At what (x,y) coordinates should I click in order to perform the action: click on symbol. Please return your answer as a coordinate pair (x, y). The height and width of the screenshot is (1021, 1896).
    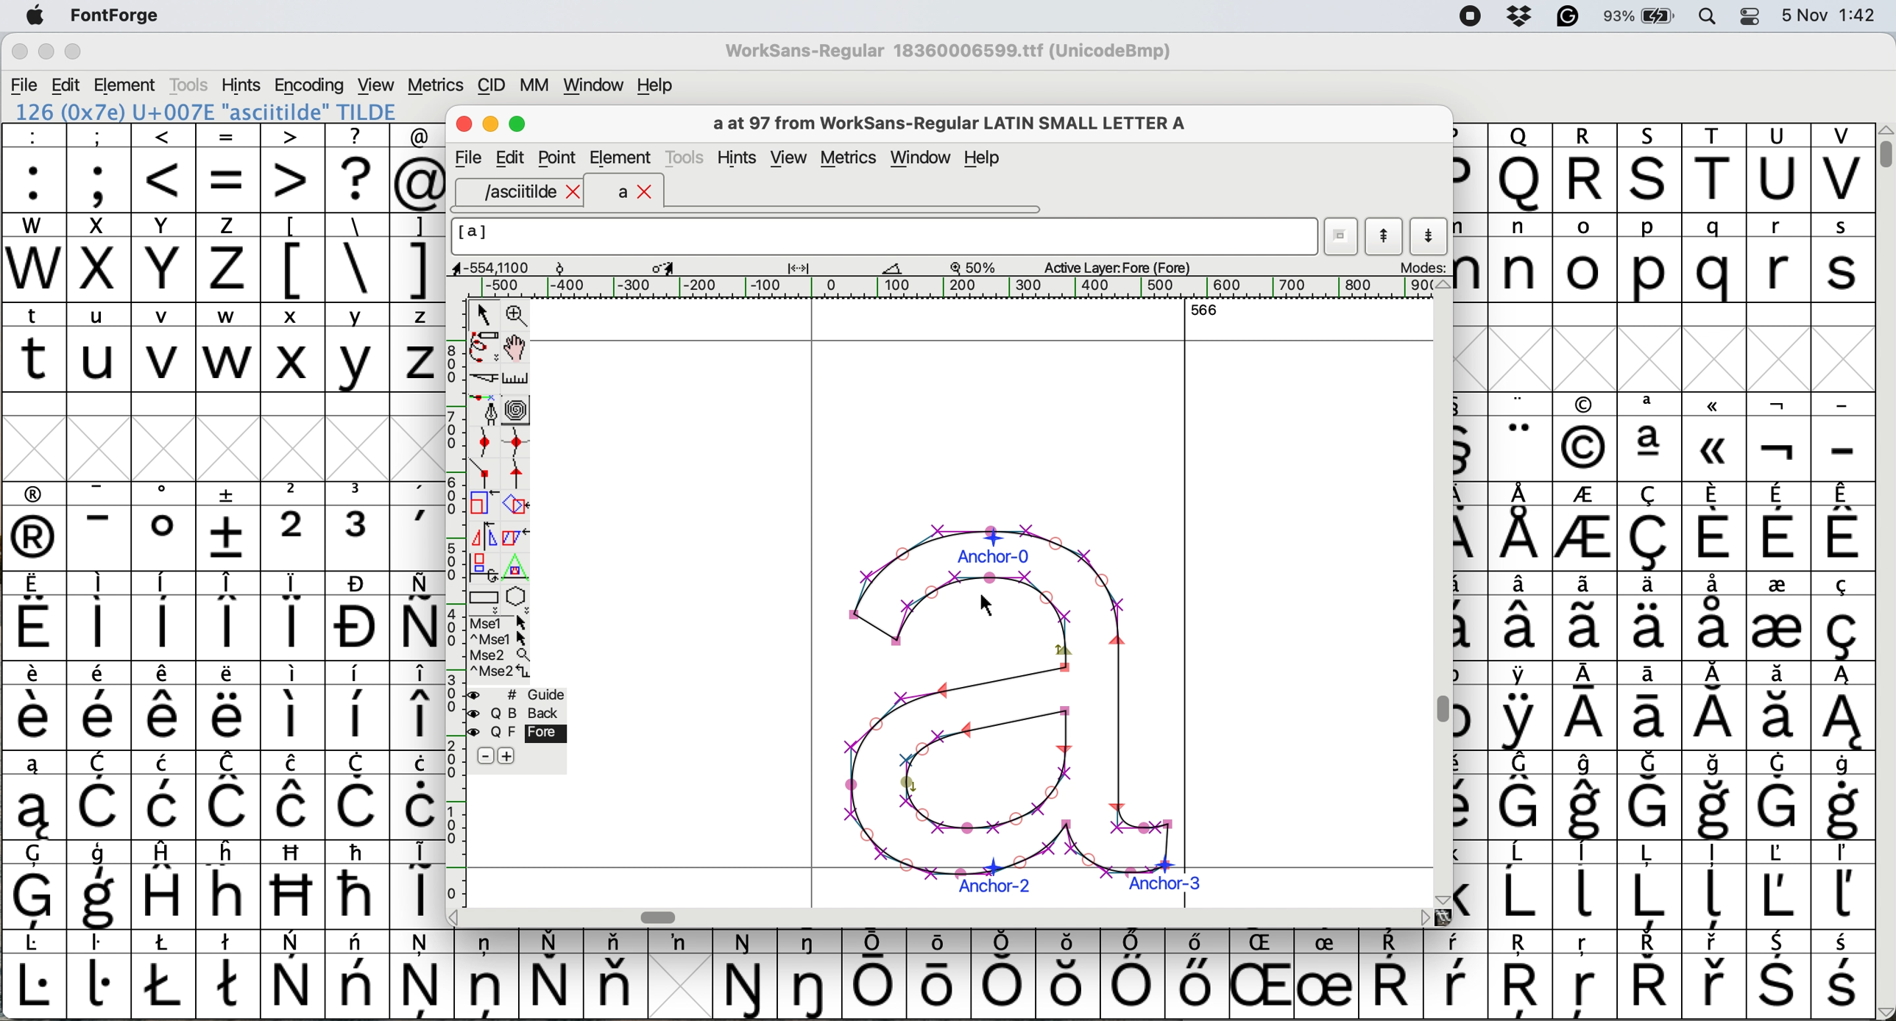
    Looking at the image, I should click on (422, 973).